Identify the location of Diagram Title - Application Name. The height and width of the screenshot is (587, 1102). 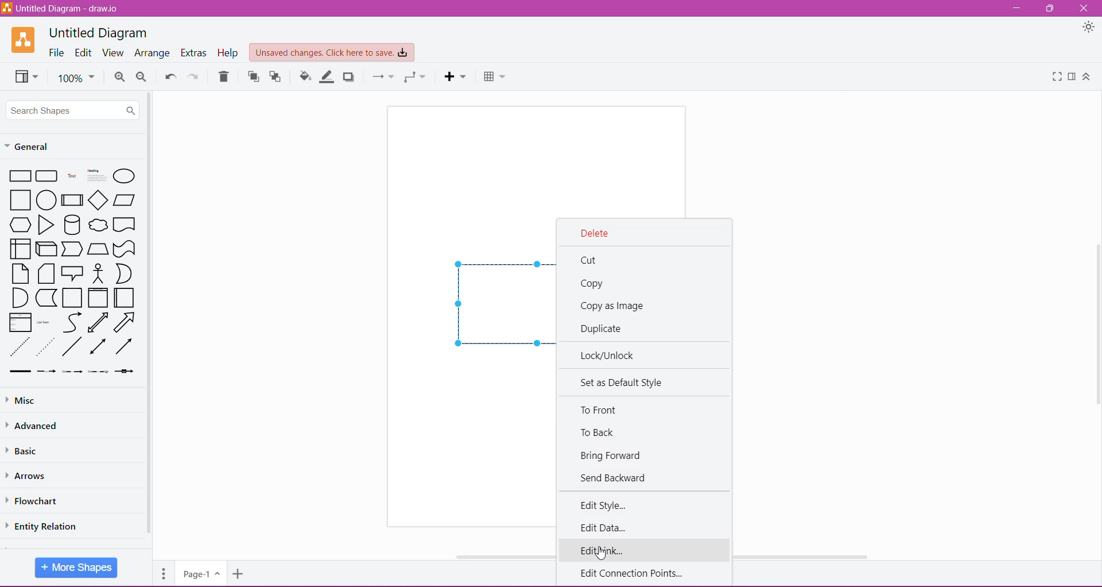
(61, 8).